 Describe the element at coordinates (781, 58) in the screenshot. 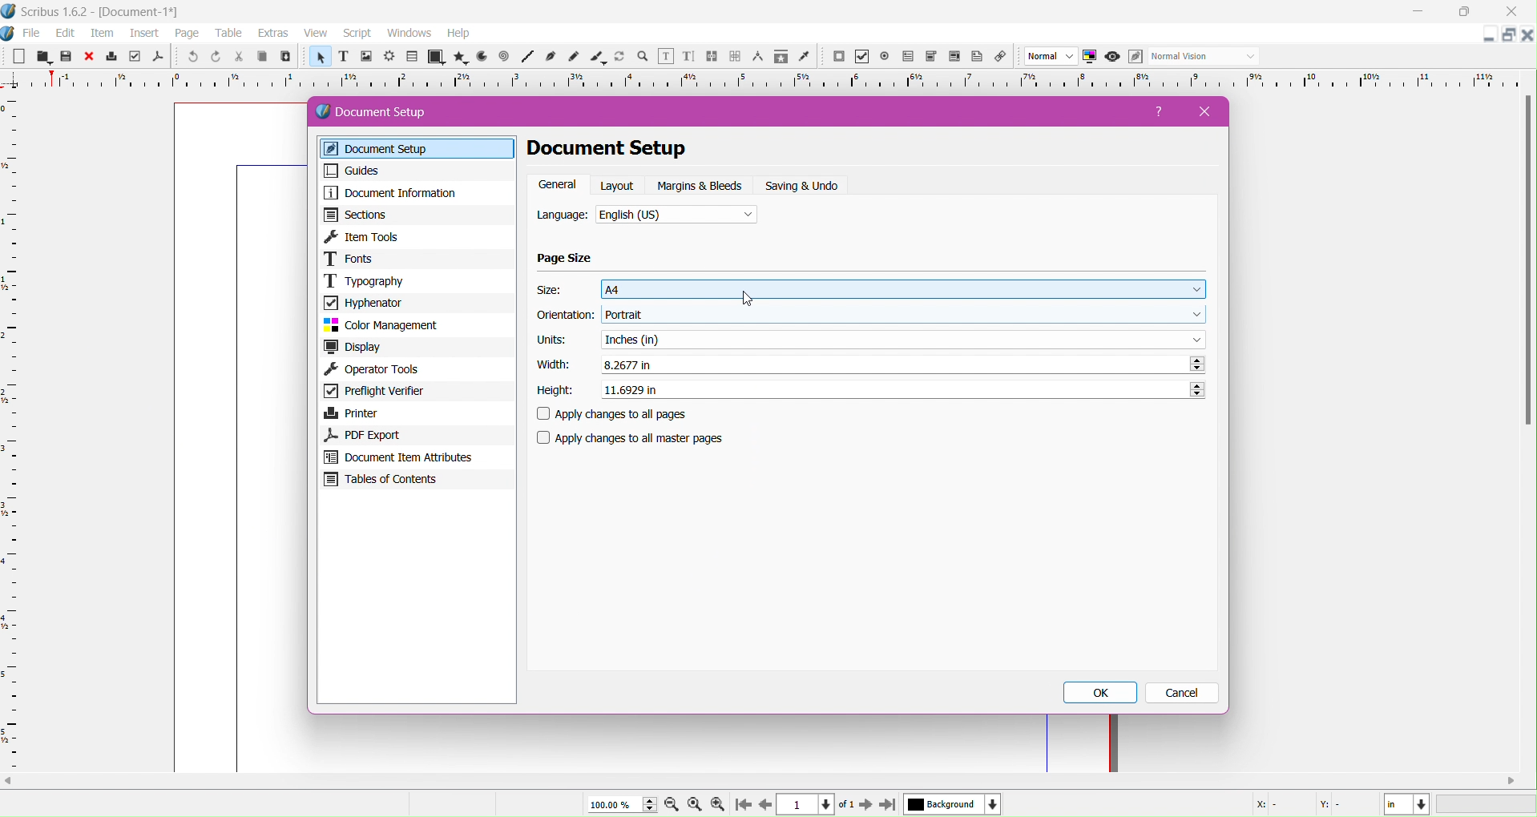

I see `copy item properties` at that location.